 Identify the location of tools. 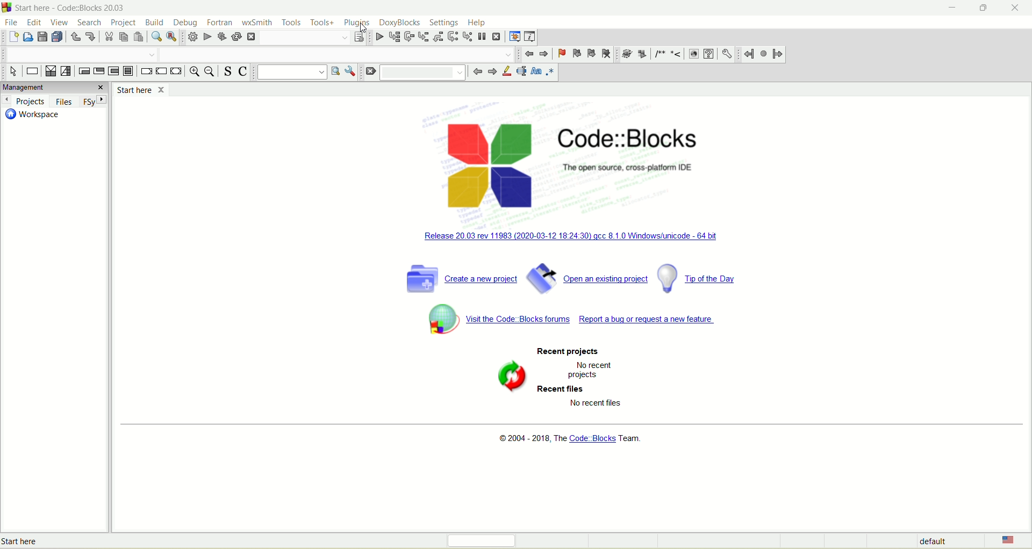
(293, 22).